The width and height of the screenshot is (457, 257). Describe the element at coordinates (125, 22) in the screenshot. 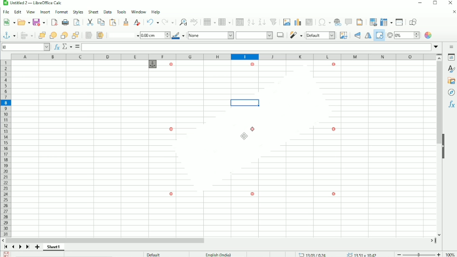

I see `Clone formatting` at that location.